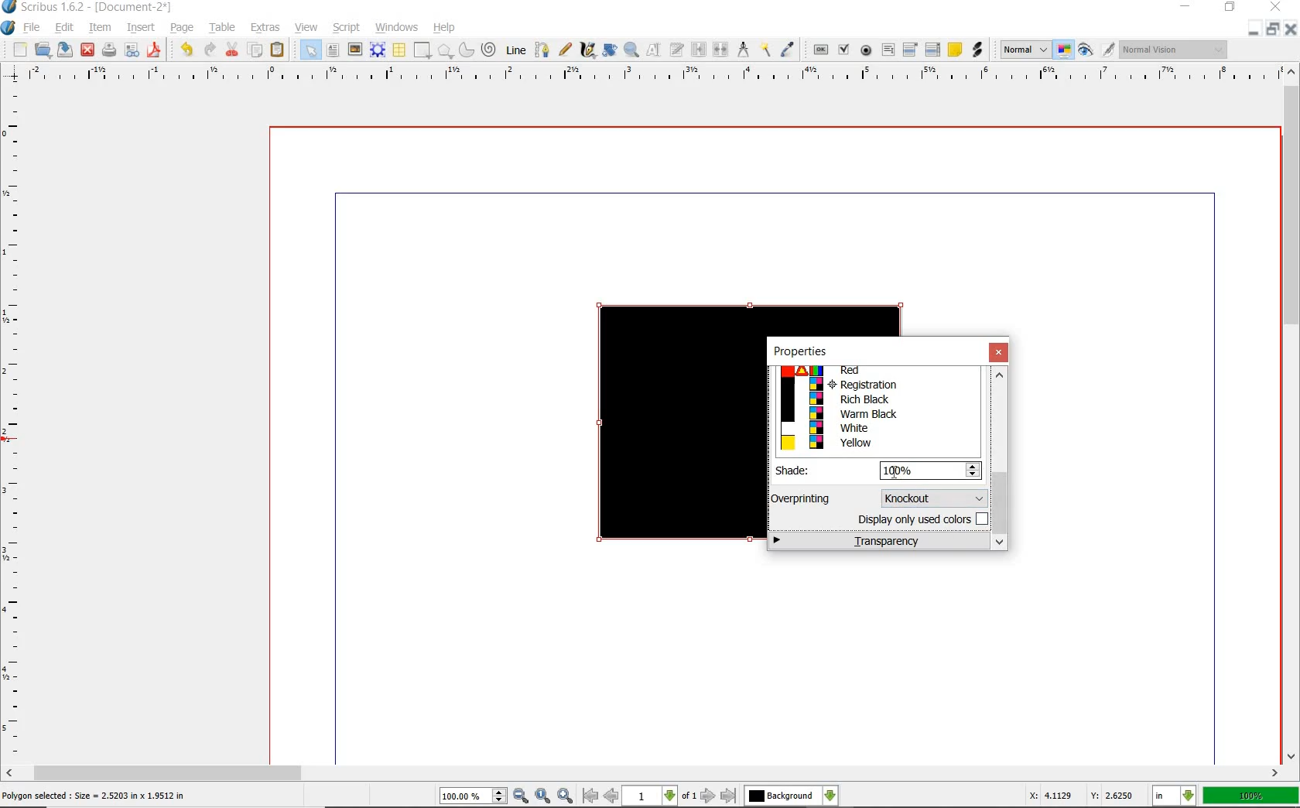  Describe the element at coordinates (16, 423) in the screenshot. I see `ruler` at that location.